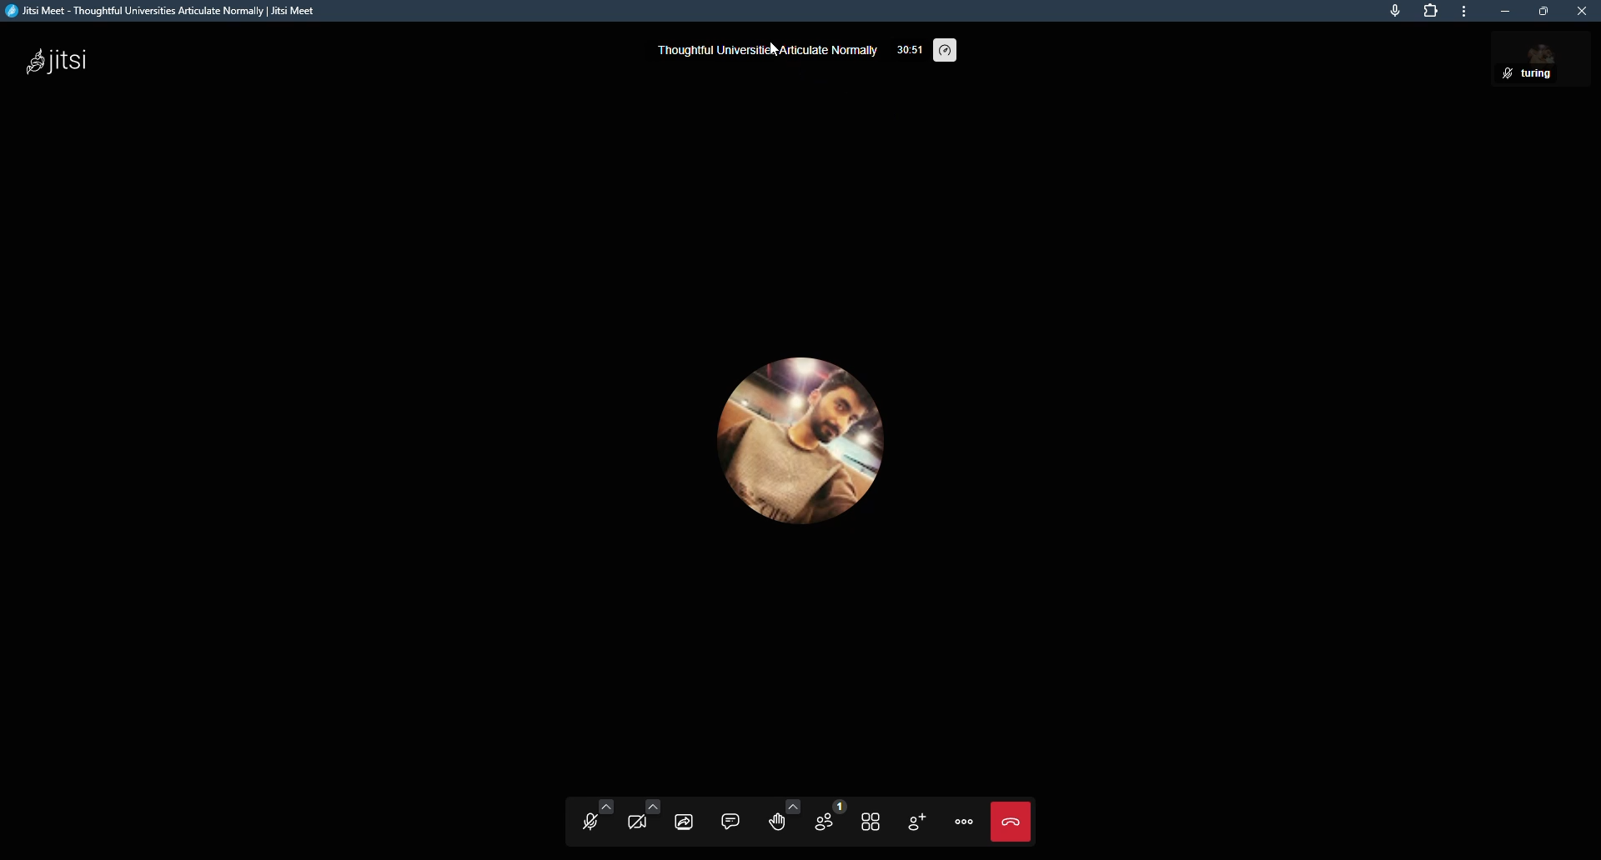 Image resolution: width=1601 pixels, height=860 pixels. Describe the element at coordinates (183, 12) in the screenshot. I see `Jitsi Meet - Thoughtful Universities Articulate Normally | Jitsi Meet` at that location.